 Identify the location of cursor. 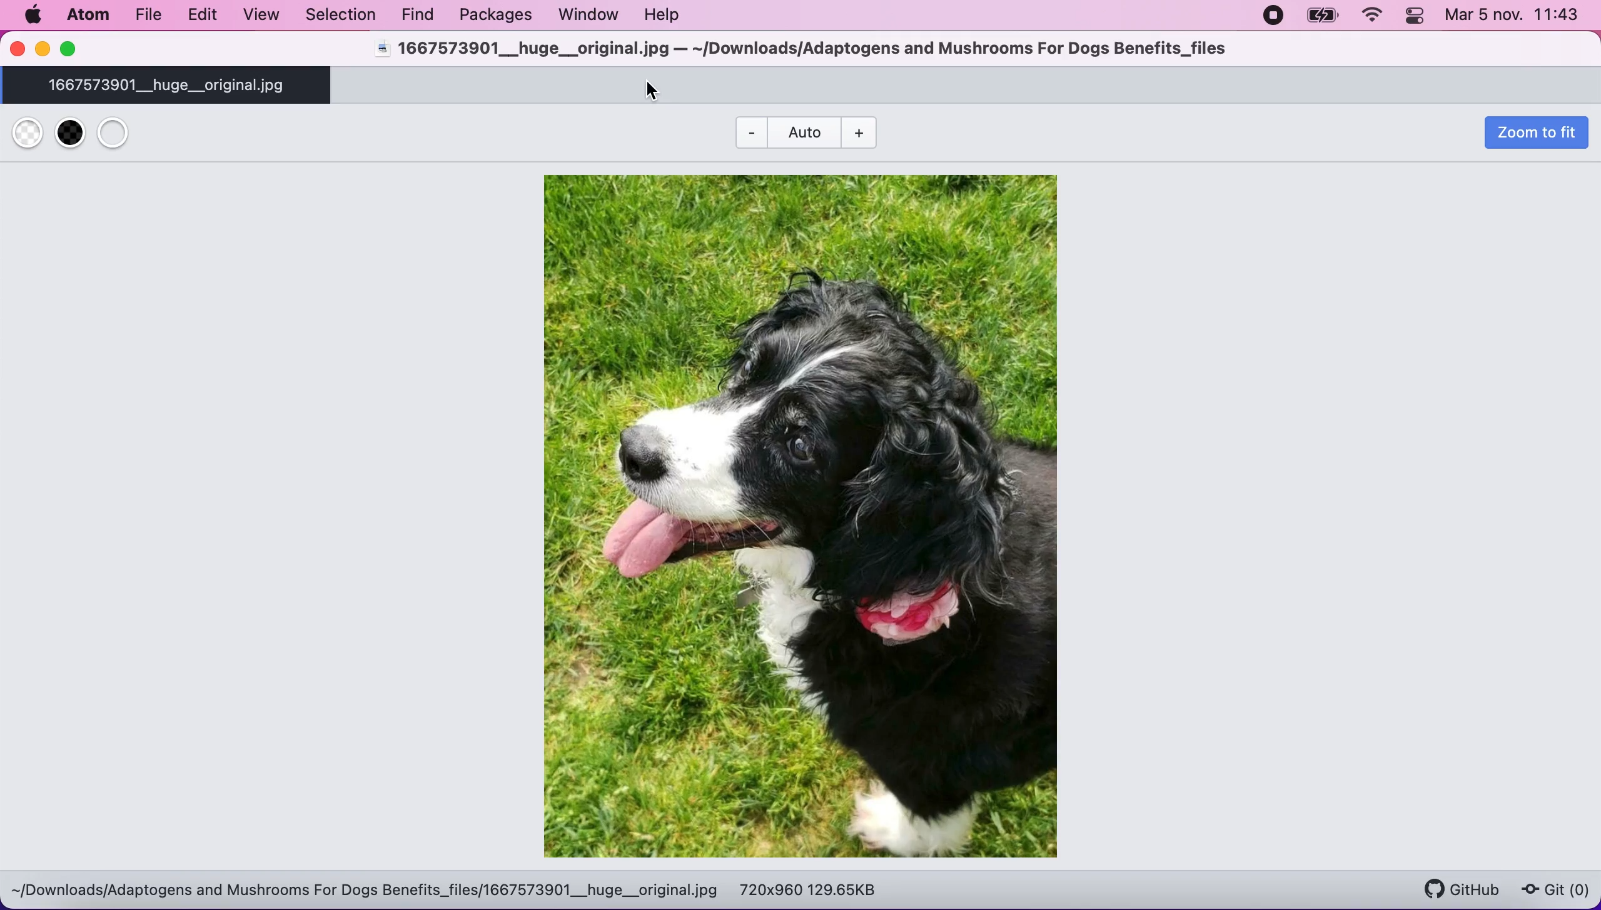
(654, 89).